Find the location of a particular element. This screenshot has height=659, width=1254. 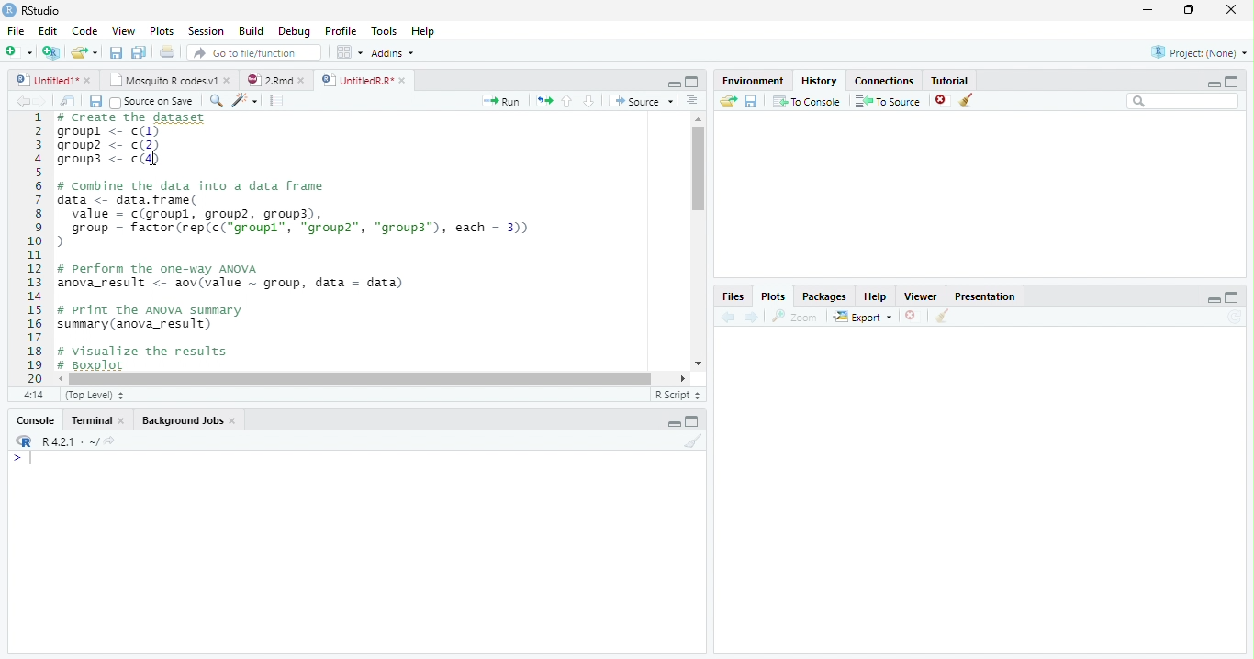

Next is located at coordinates (48, 102).